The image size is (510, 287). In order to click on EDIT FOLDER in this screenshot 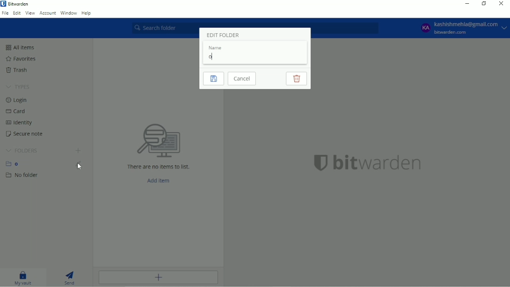, I will do `click(222, 35)`.